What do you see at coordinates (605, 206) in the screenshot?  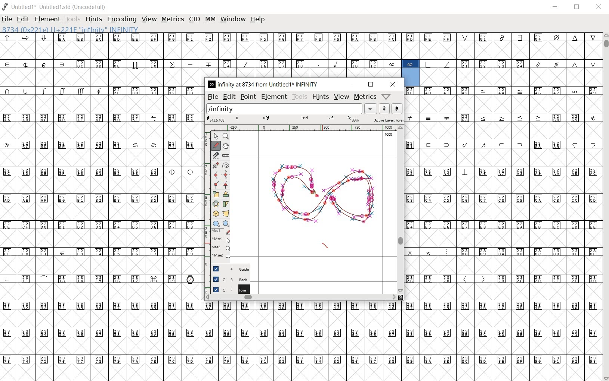 I see `scrollbar` at bounding box center [605, 206].